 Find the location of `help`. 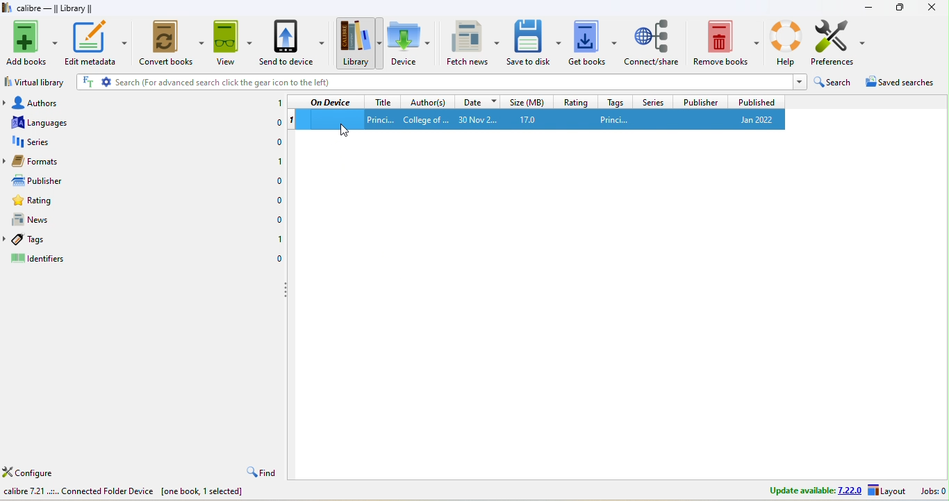

help is located at coordinates (786, 41).